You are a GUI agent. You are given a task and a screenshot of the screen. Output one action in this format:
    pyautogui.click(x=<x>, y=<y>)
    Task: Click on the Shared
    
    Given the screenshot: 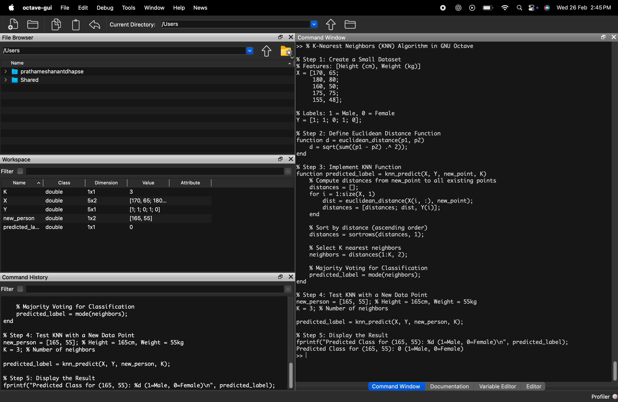 What is the action you would take?
    pyautogui.click(x=27, y=81)
    